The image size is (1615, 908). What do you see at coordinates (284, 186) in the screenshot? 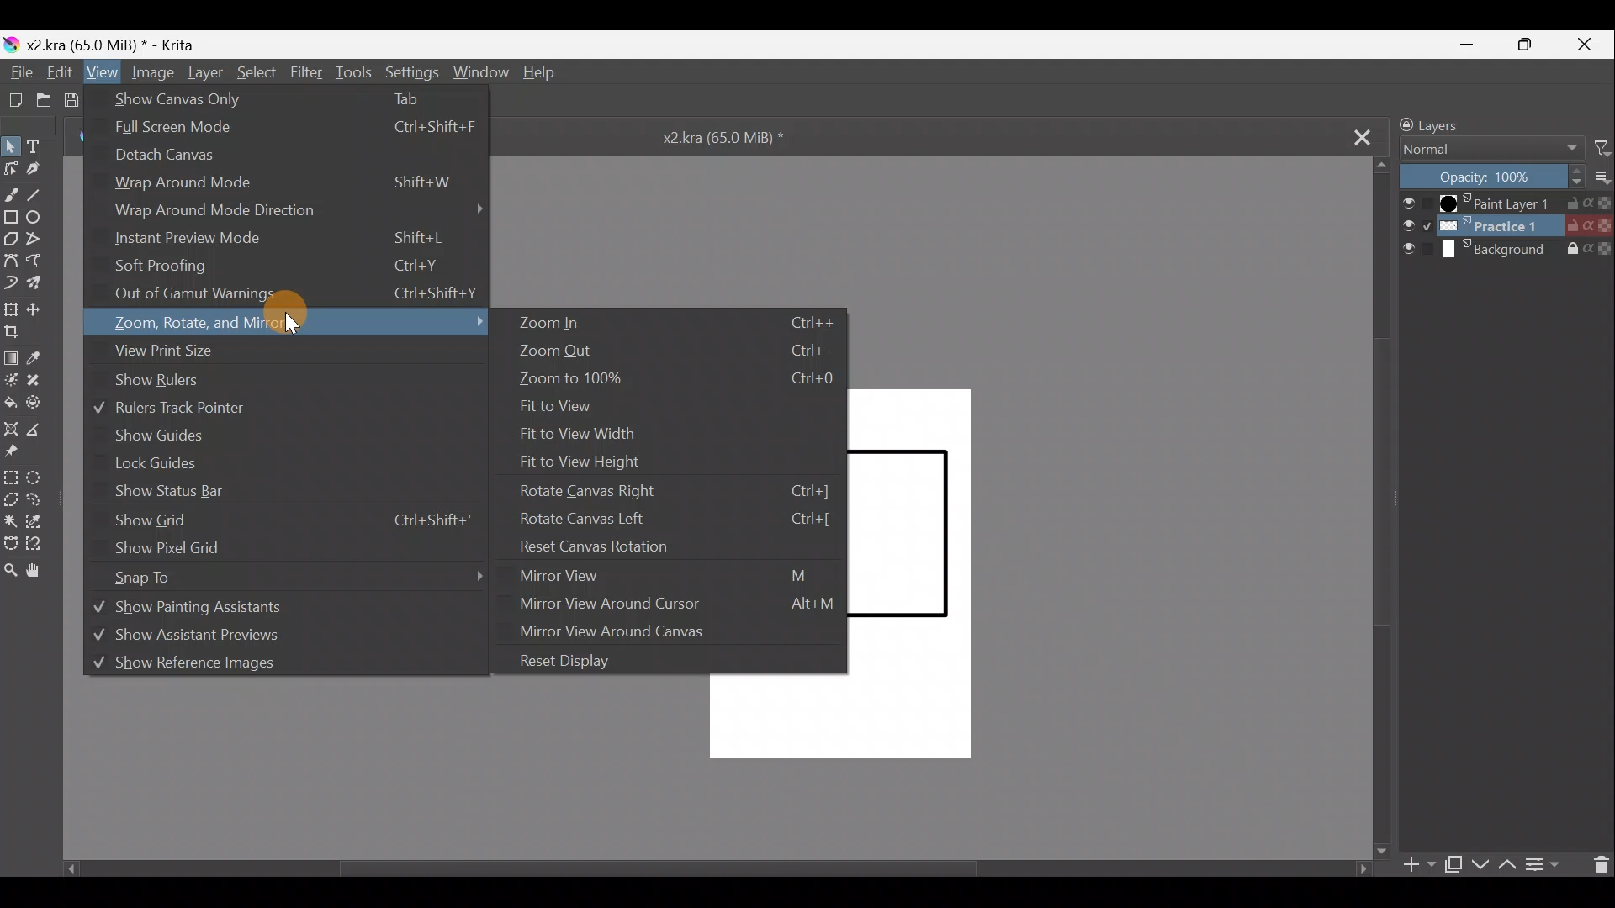
I see `Wrap around mode` at bounding box center [284, 186].